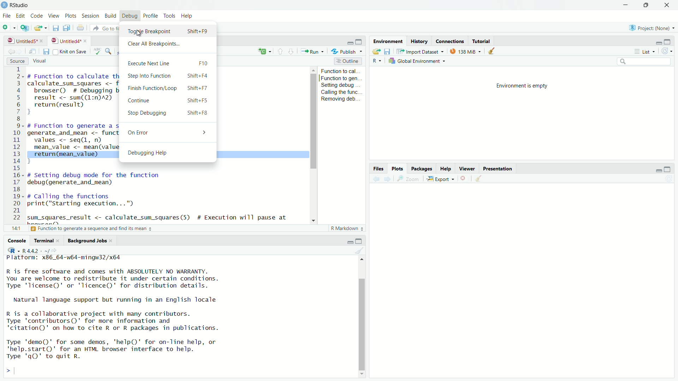 The width and height of the screenshot is (678, 381). I want to click on Clear All Breakpoints..., so click(167, 44).